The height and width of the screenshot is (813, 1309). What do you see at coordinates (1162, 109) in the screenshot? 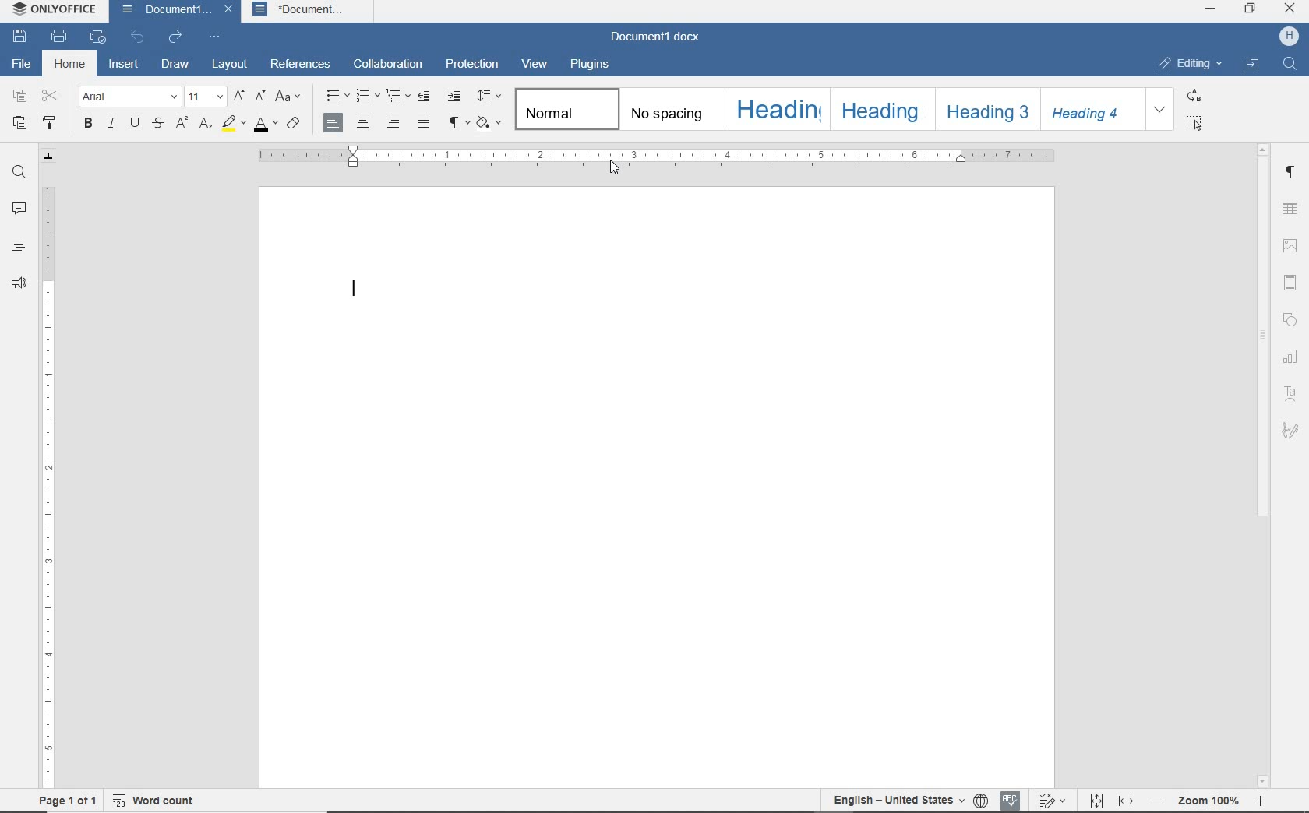
I see `EXPAND` at bounding box center [1162, 109].